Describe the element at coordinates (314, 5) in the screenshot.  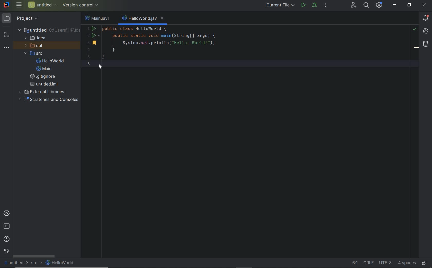
I see `debug` at that location.